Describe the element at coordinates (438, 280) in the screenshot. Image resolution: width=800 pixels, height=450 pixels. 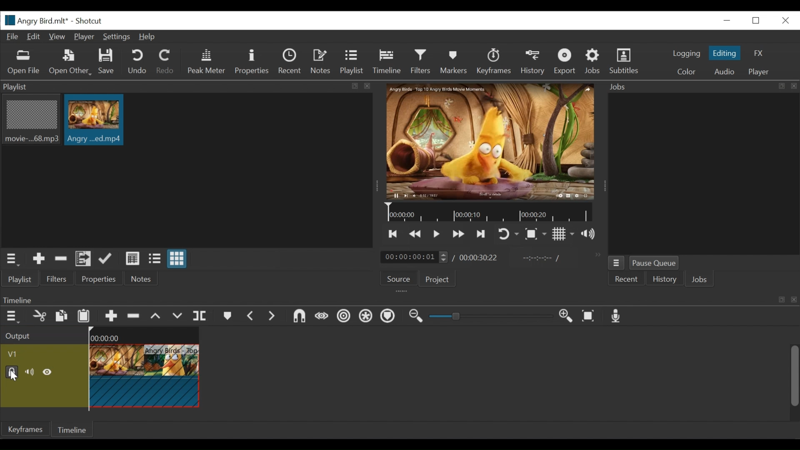
I see `Project` at that location.